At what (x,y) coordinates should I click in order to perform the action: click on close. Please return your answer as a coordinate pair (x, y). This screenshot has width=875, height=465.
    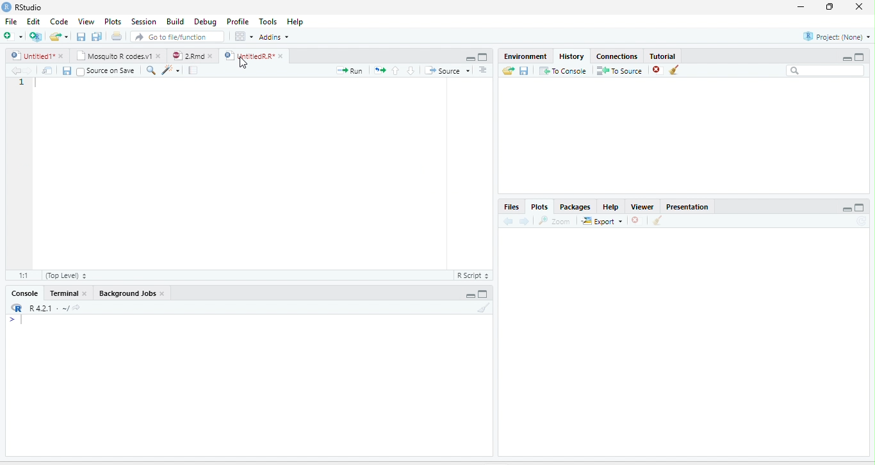
    Looking at the image, I should click on (281, 56).